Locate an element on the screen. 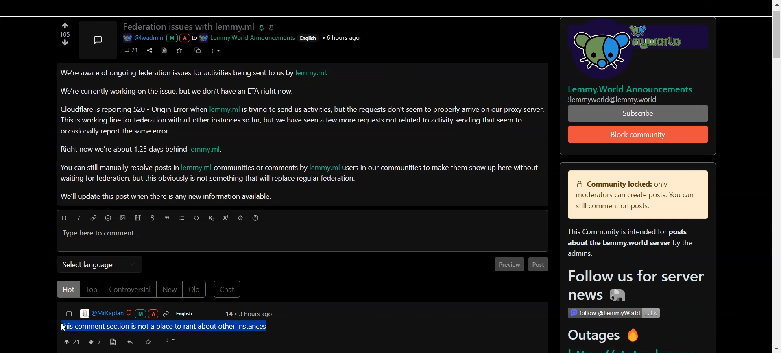 The width and height of the screenshot is (781, 353). We're aware of ongoing federation issues for activities being sent to us by is located at coordinates (177, 75).